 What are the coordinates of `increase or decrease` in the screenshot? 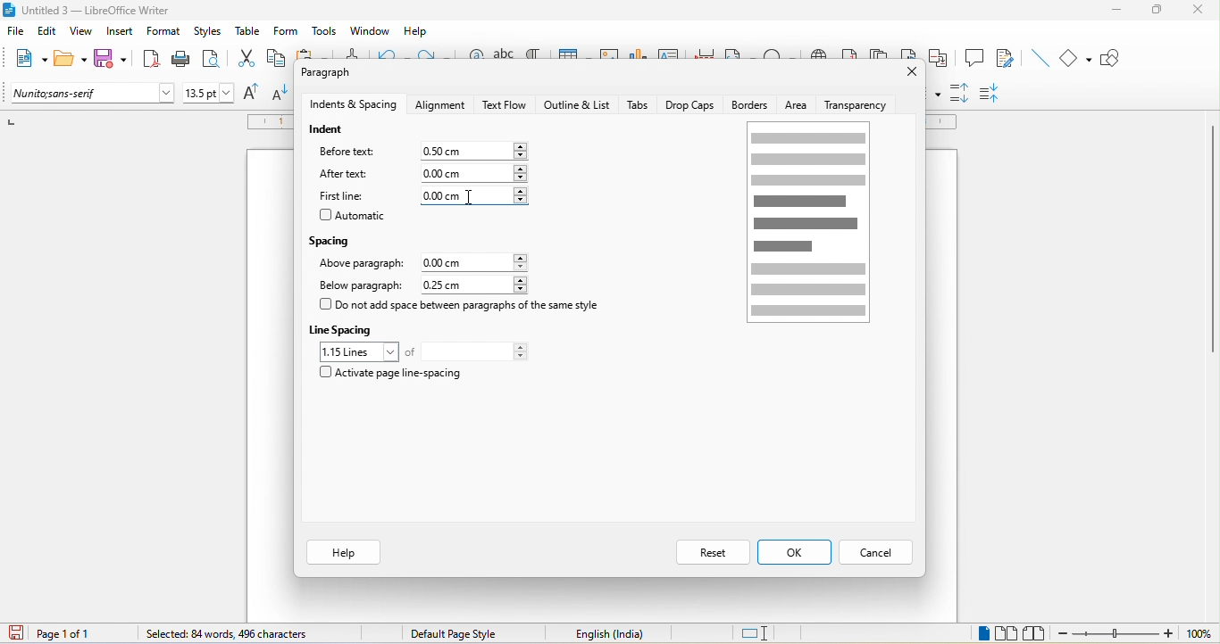 It's located at (520, 285).